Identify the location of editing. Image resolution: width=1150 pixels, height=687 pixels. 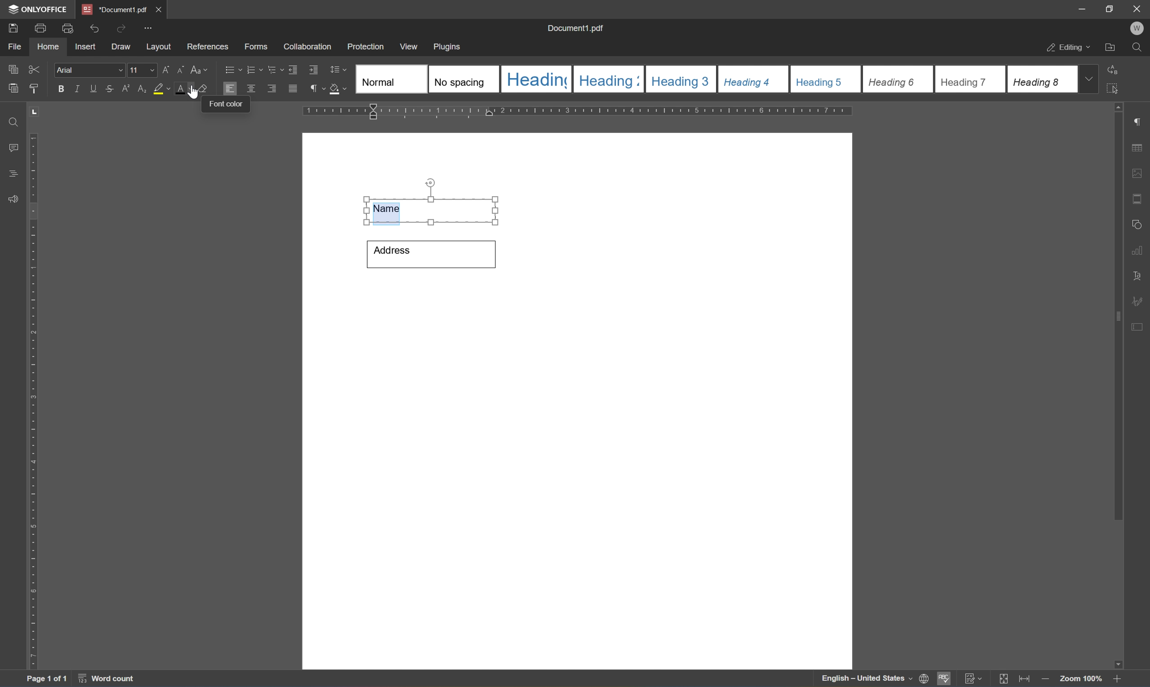
(1065, 48).